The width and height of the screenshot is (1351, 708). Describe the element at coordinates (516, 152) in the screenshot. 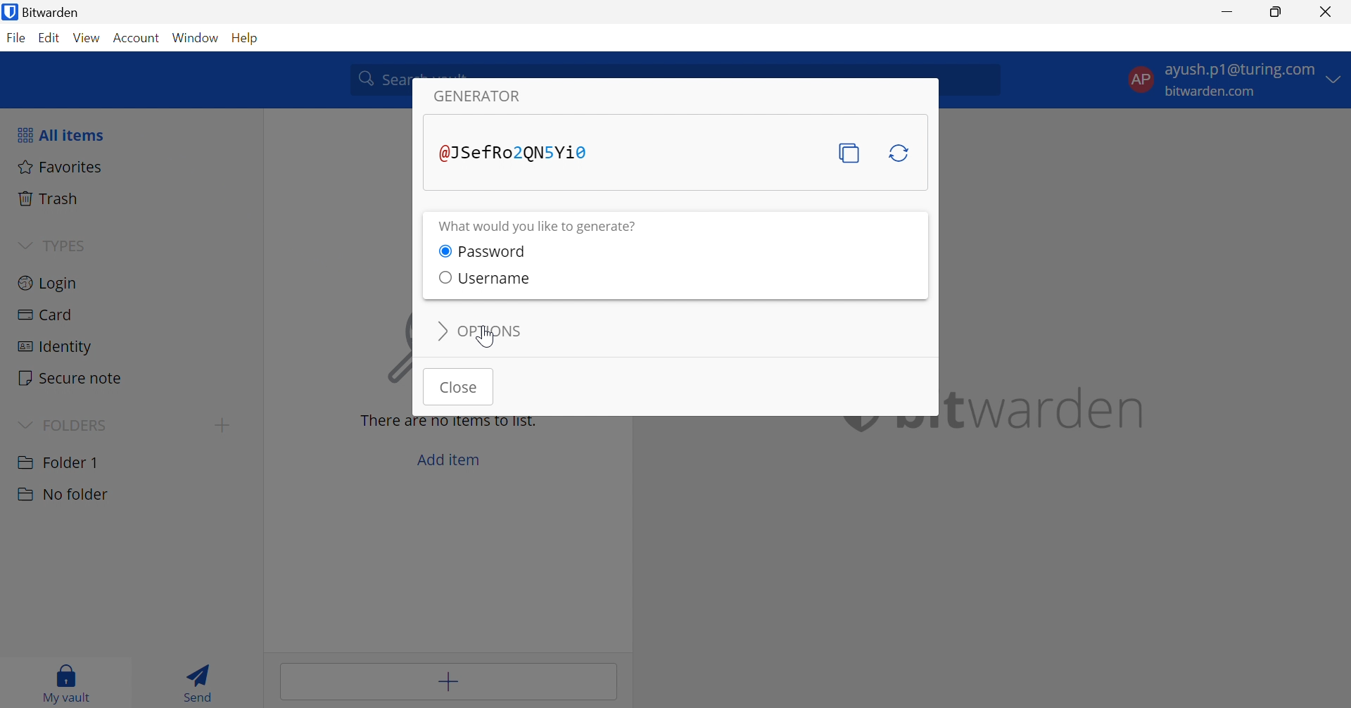

I see `@JSefRo2QN5Yi0` at that location.